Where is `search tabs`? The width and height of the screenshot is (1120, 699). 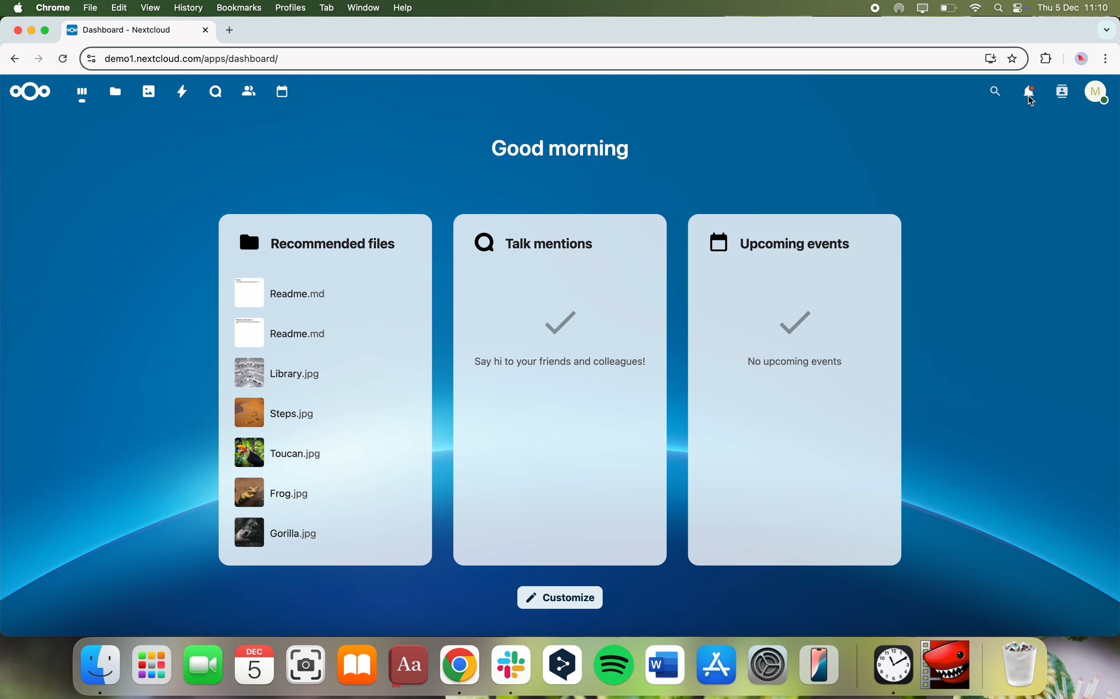
search tabs is located at coordinates (1105, 31).